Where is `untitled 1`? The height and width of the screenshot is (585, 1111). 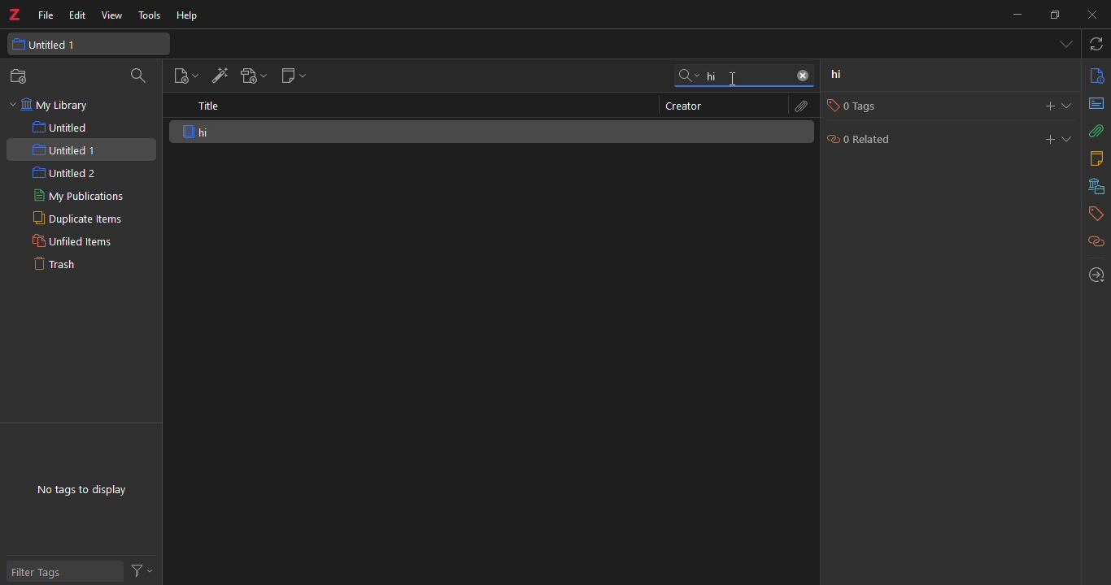
untitled 1 is located at coordinates (65, 150).